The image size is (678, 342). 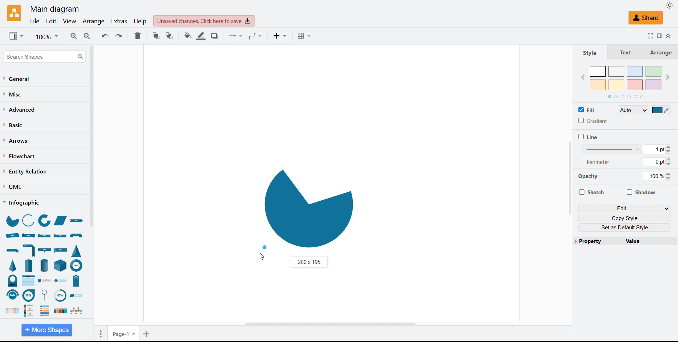 I want to click on Search shapes , so click(x=44, y=57).